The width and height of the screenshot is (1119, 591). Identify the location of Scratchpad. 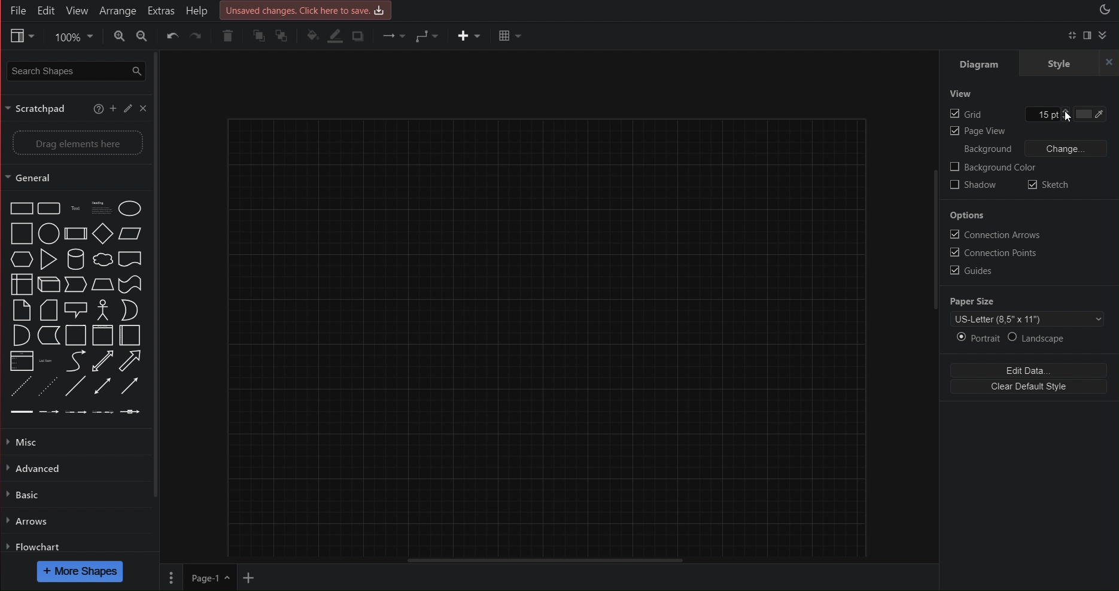
(40, 106).